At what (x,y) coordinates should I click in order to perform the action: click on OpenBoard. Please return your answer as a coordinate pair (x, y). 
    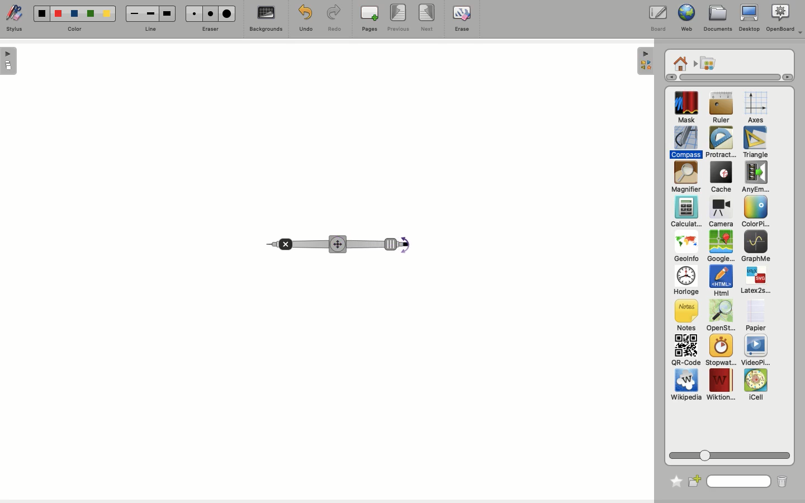
    Looking at the image, I should click on (784, 18).